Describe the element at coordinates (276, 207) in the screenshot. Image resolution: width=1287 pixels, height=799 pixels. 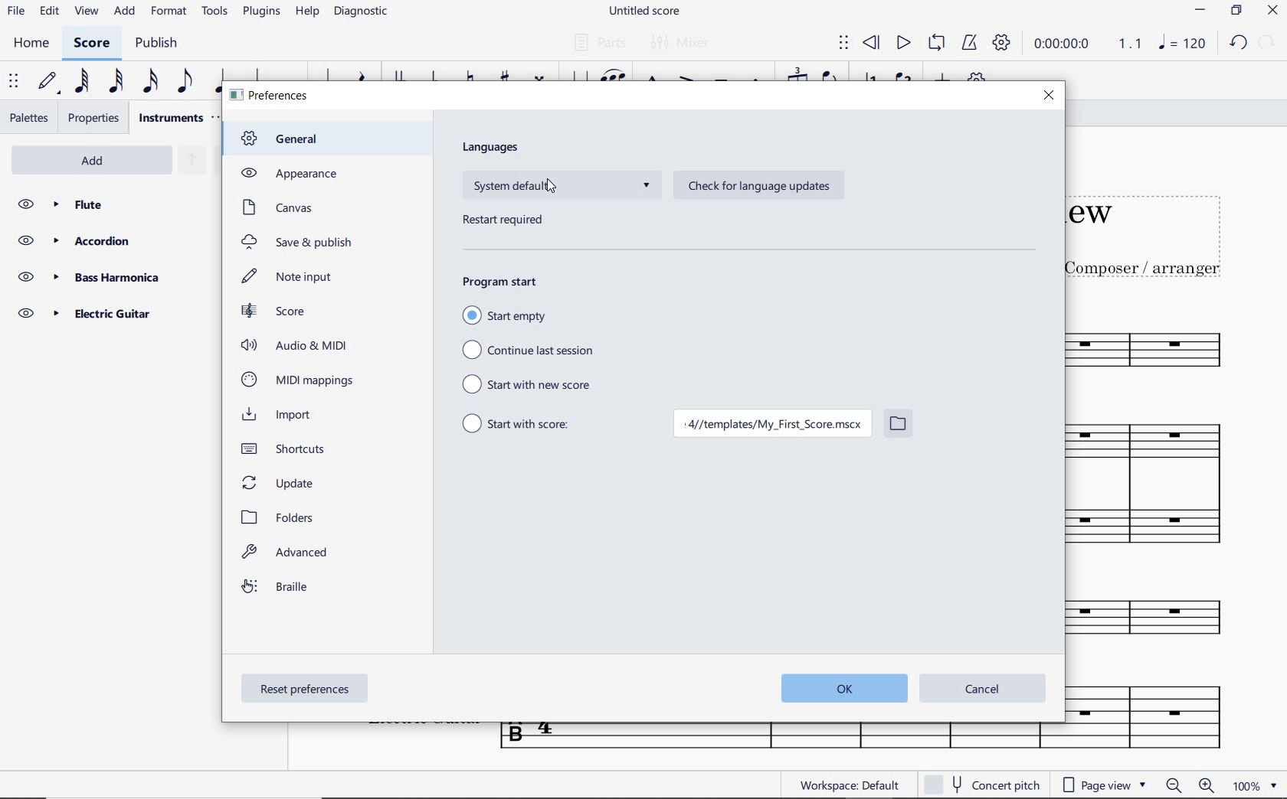
I see `canvas` at that location.